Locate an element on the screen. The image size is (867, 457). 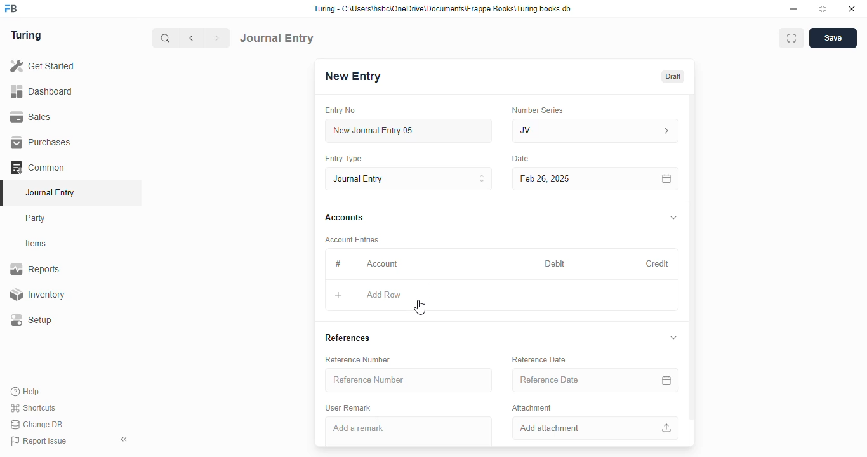
Date is located at coordinates (521, 159).